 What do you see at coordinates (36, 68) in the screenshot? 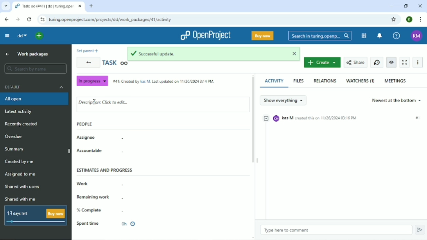
I see `Search by name` at bounding box center [36, 68].